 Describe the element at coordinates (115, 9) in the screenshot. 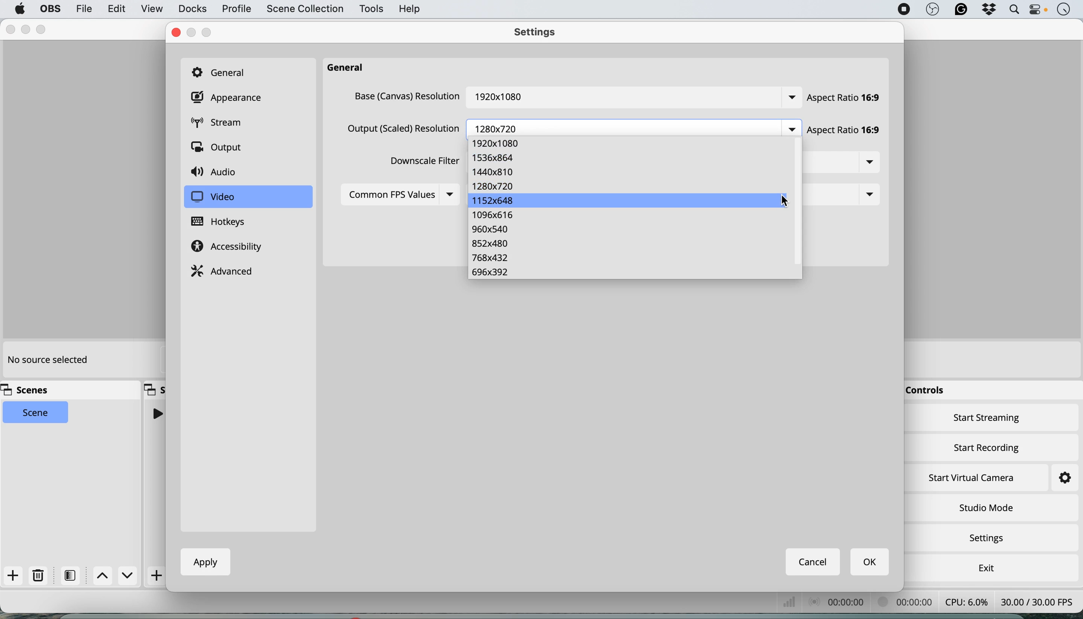

I see `edit` at that location.